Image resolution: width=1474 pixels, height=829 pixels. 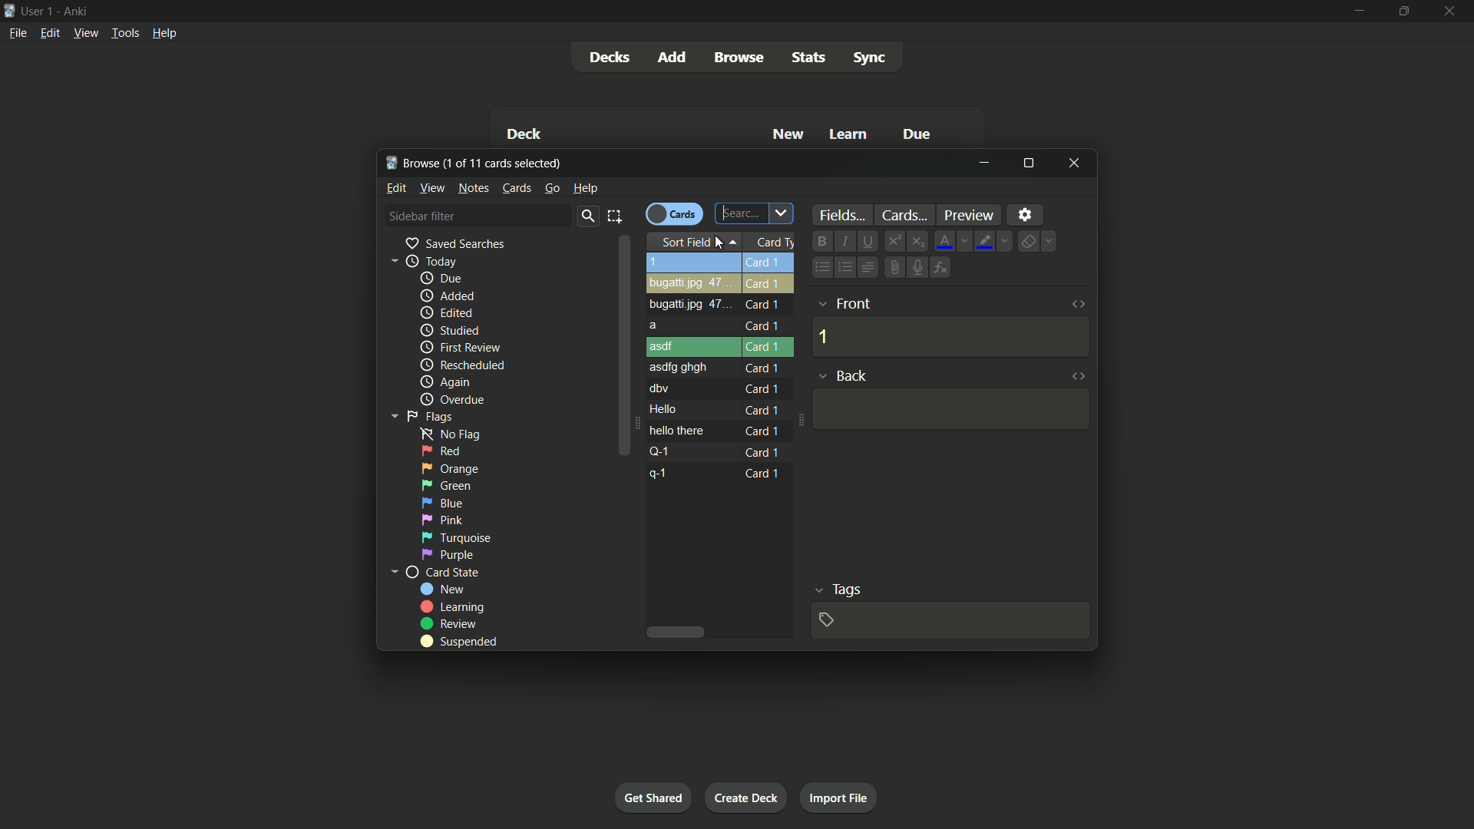 I want to click on first review, so click(x=464, y=347).